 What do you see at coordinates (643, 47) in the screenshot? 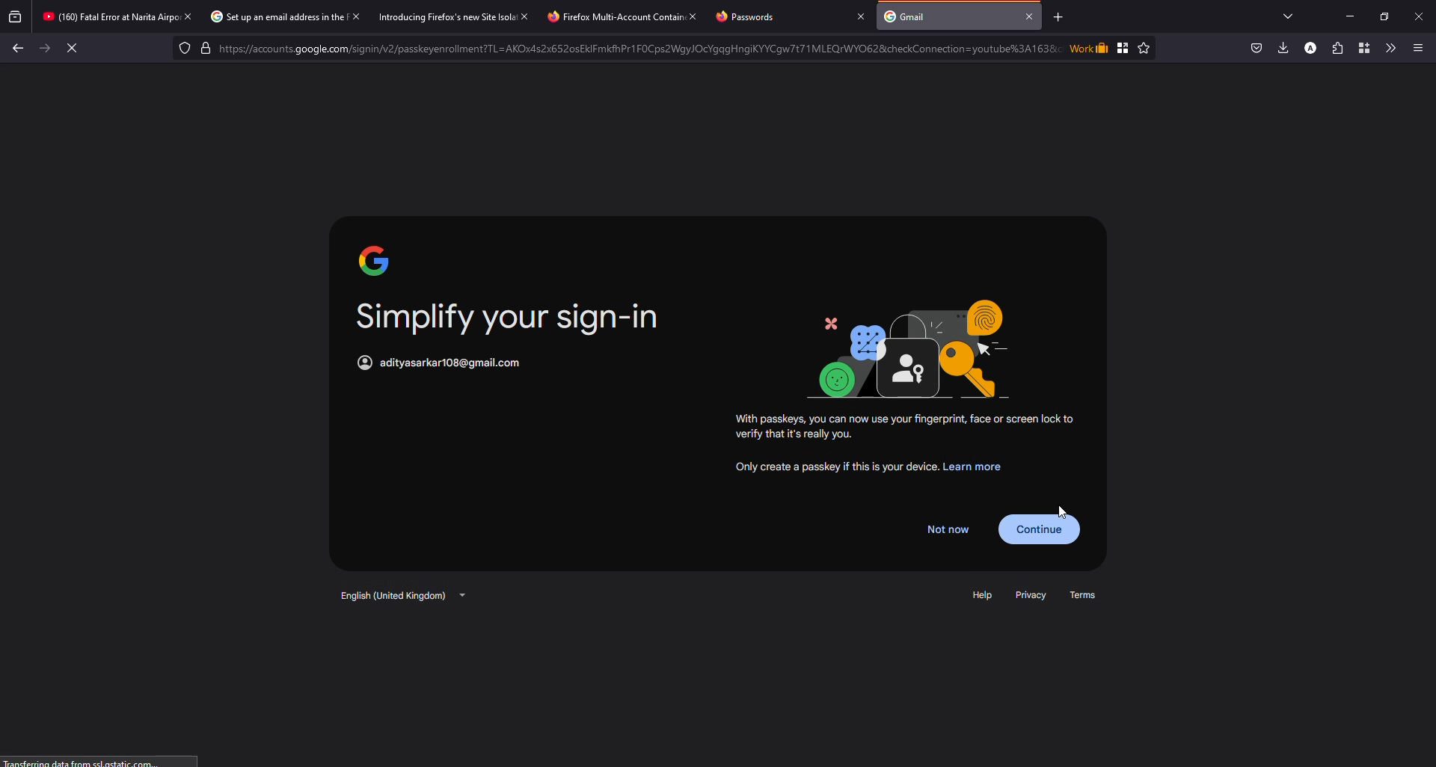
I see `Lock` at bounding box center [643, 47].